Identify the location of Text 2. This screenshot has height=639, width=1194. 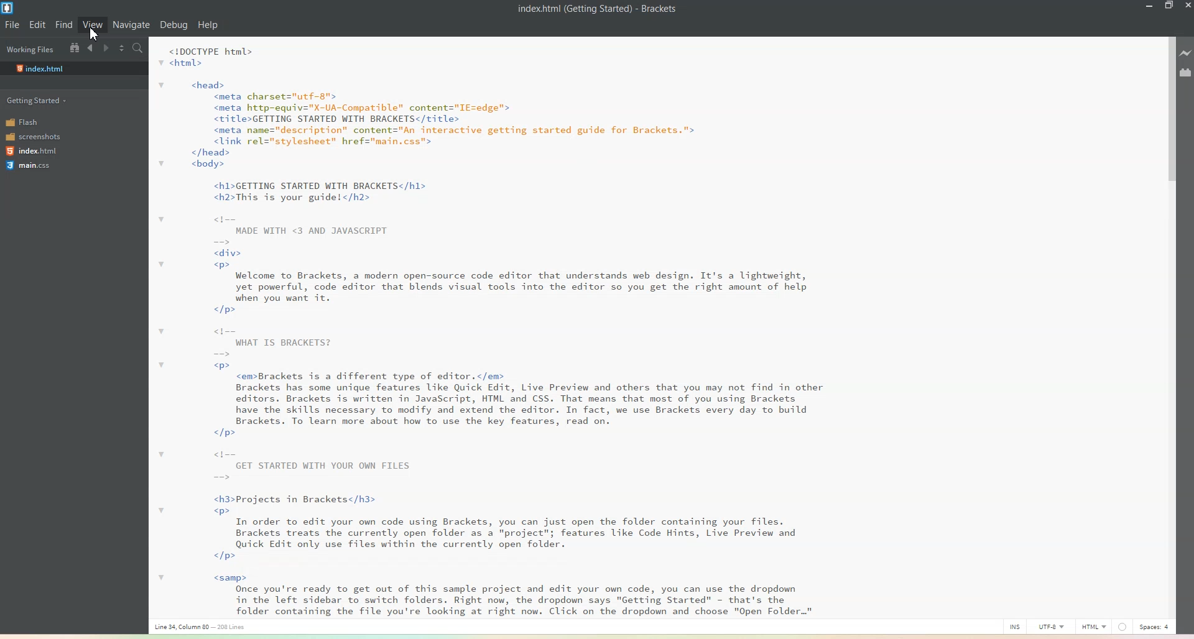
(598, 8).